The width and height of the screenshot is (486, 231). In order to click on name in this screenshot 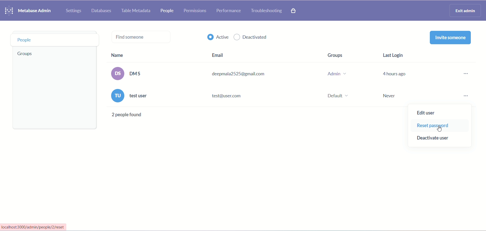, I will do `click(127, 54)`.